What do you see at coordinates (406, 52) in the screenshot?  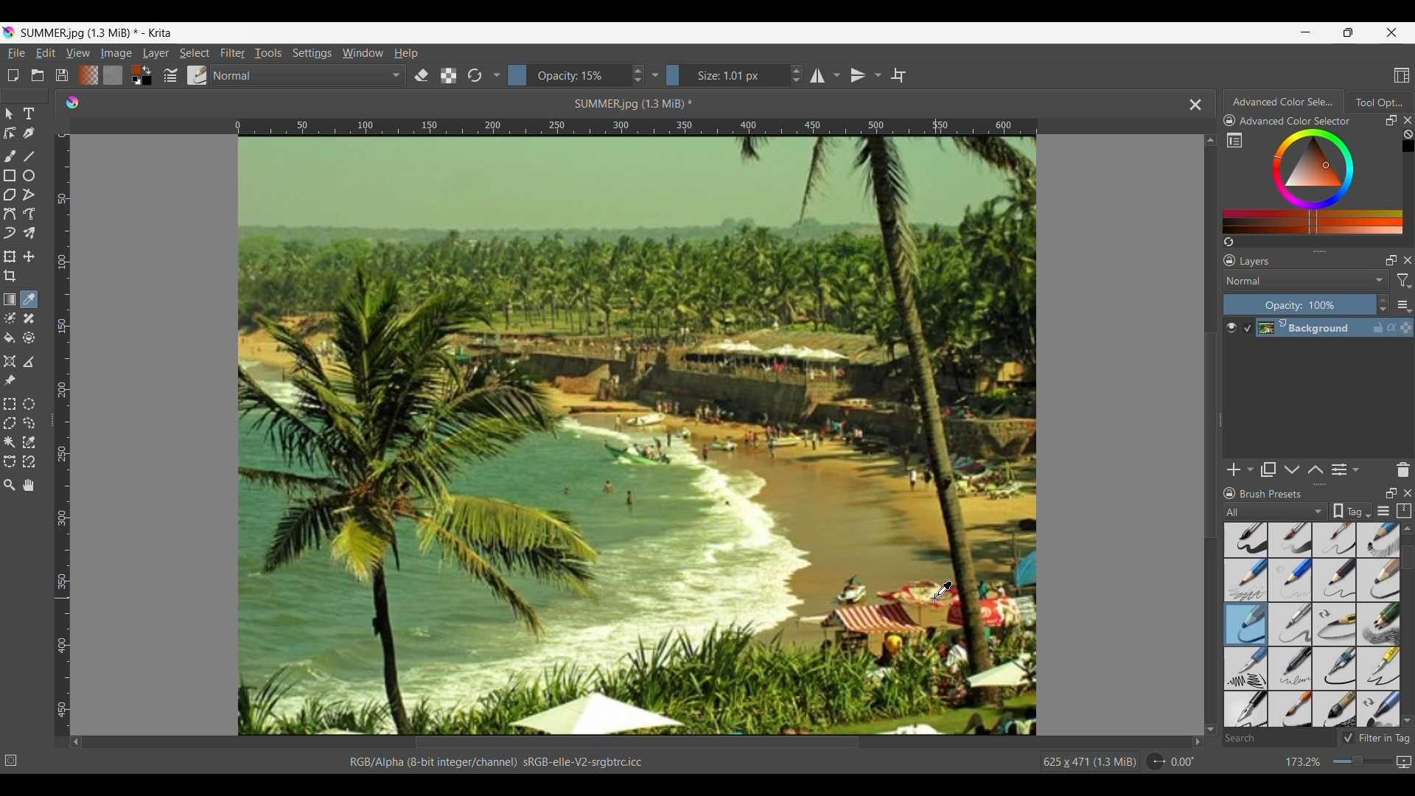 I see `Help menu` at bounding box center [406, 52].